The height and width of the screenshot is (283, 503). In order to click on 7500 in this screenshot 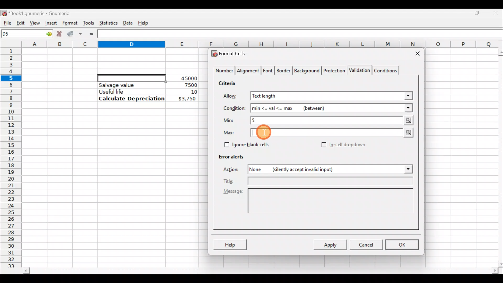, I will do `click(182, 85)`.